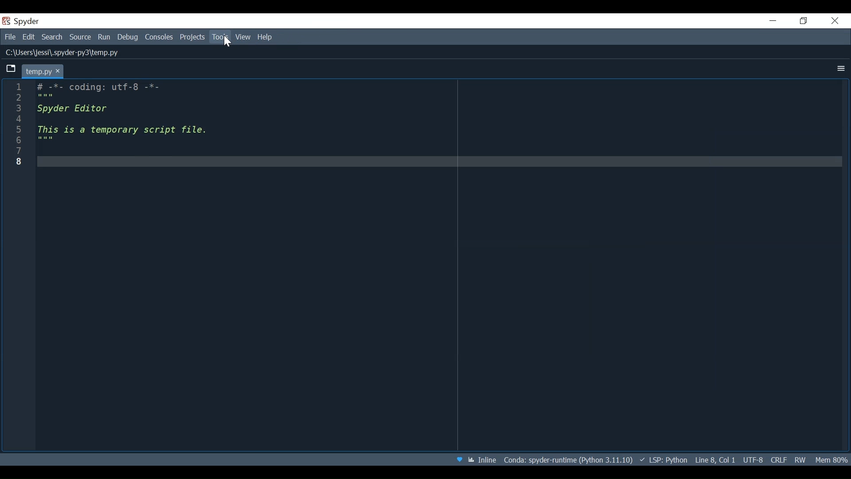  What do you see at coordinates (269, 37) in the screenshot?
I see `Help` at bounding box center [269, 37].